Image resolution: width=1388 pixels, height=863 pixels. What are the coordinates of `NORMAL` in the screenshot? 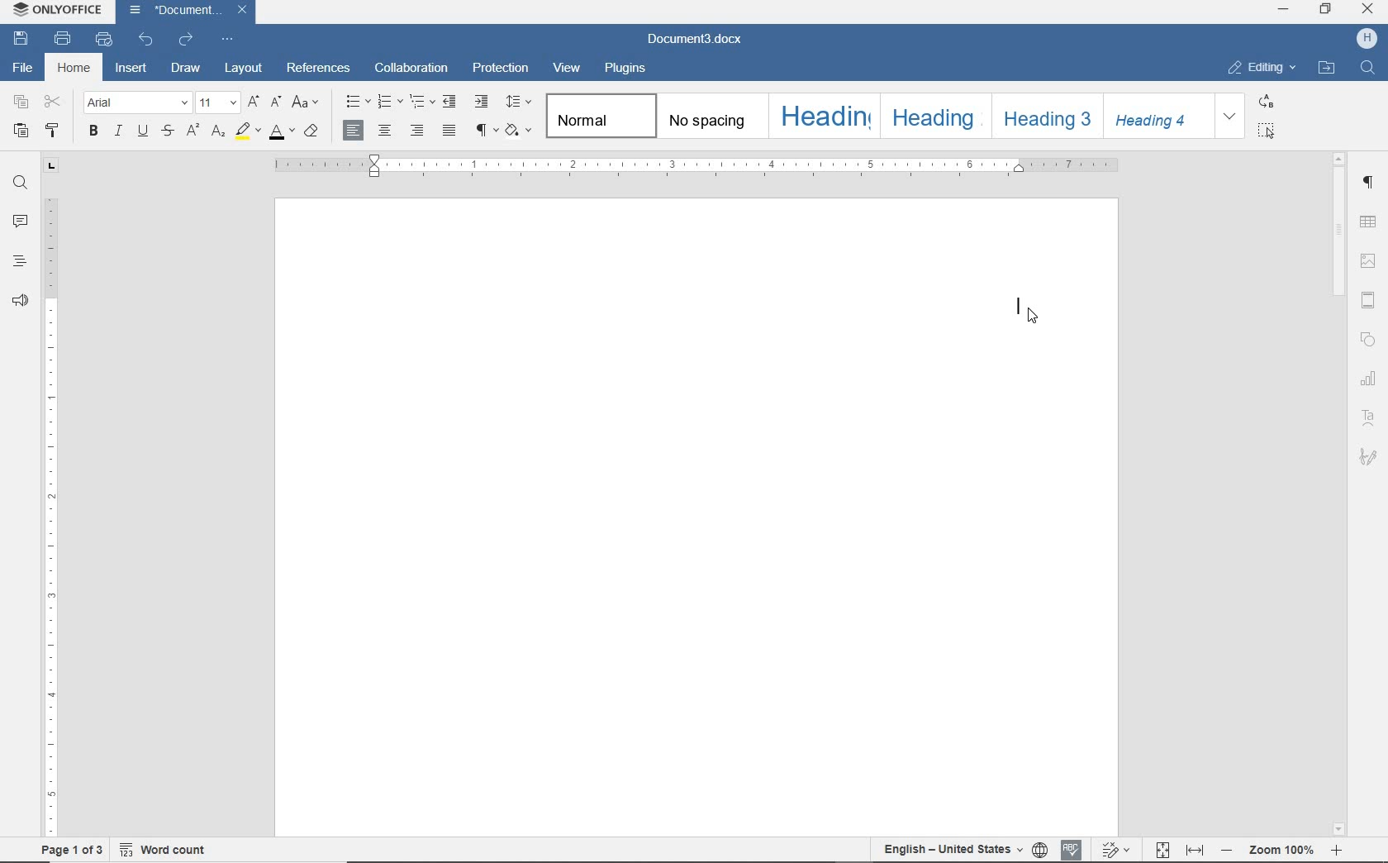 It's located at (597, 115).